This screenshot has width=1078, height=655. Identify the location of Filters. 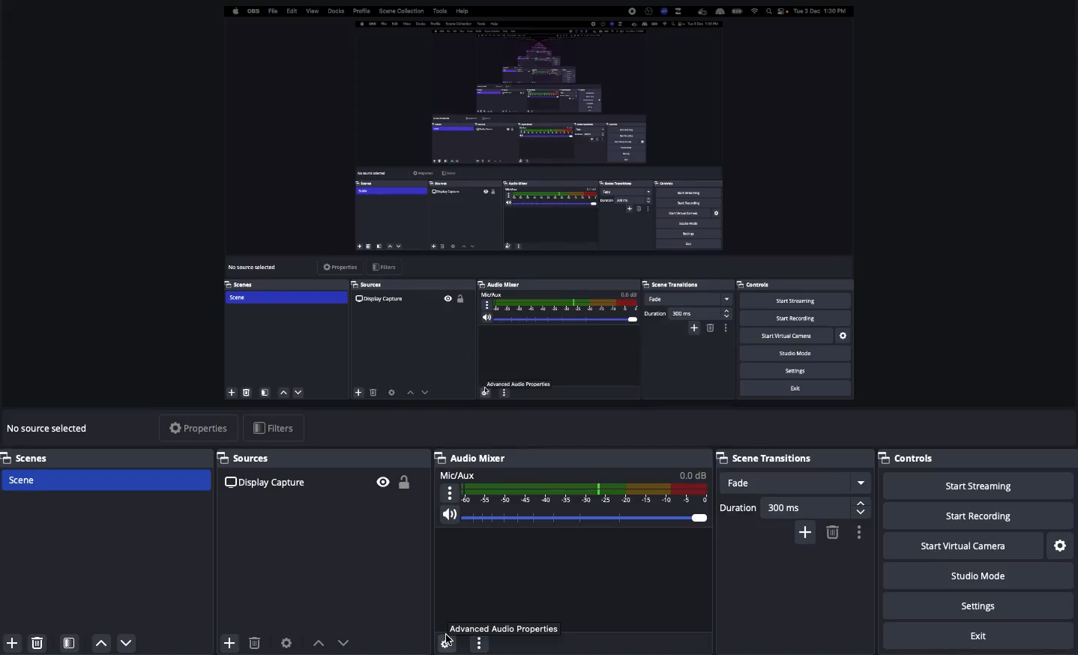
(277, 427).